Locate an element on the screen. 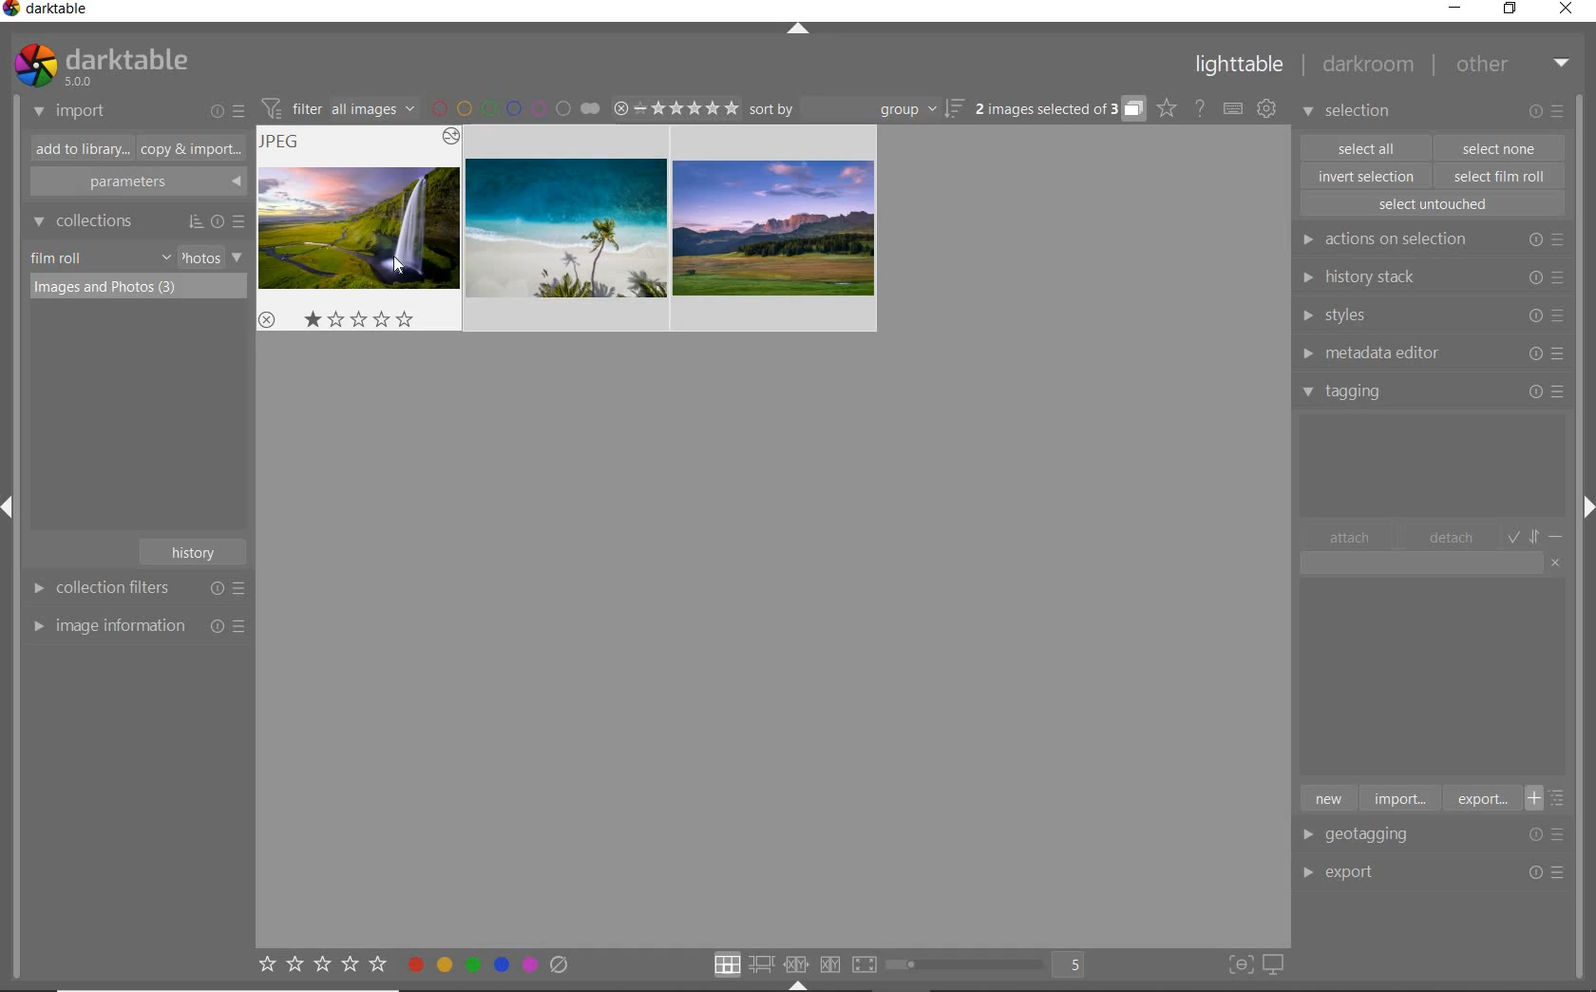  system logo is located at coordinates (100, 66).